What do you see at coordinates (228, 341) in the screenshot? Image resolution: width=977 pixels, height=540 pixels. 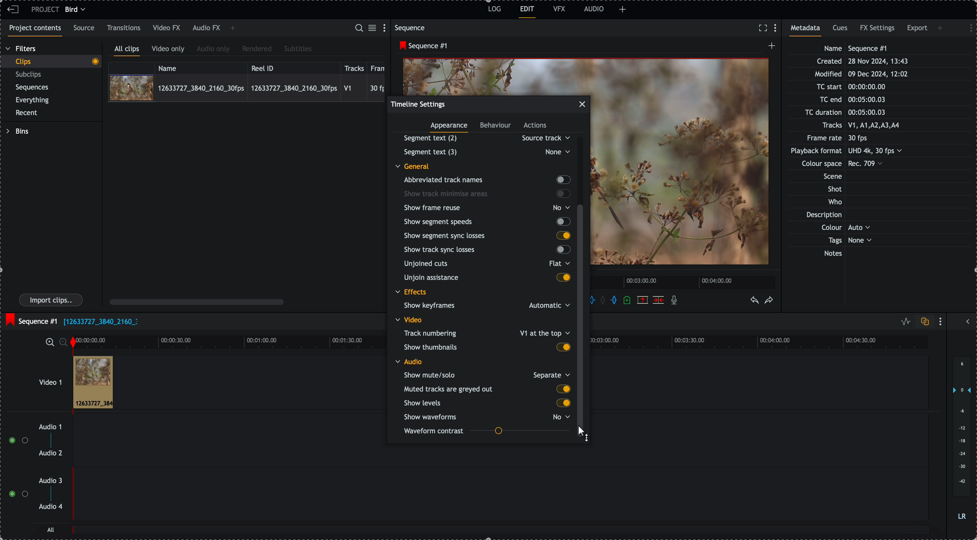 I see `timeline` at bounding box center [228, 341].